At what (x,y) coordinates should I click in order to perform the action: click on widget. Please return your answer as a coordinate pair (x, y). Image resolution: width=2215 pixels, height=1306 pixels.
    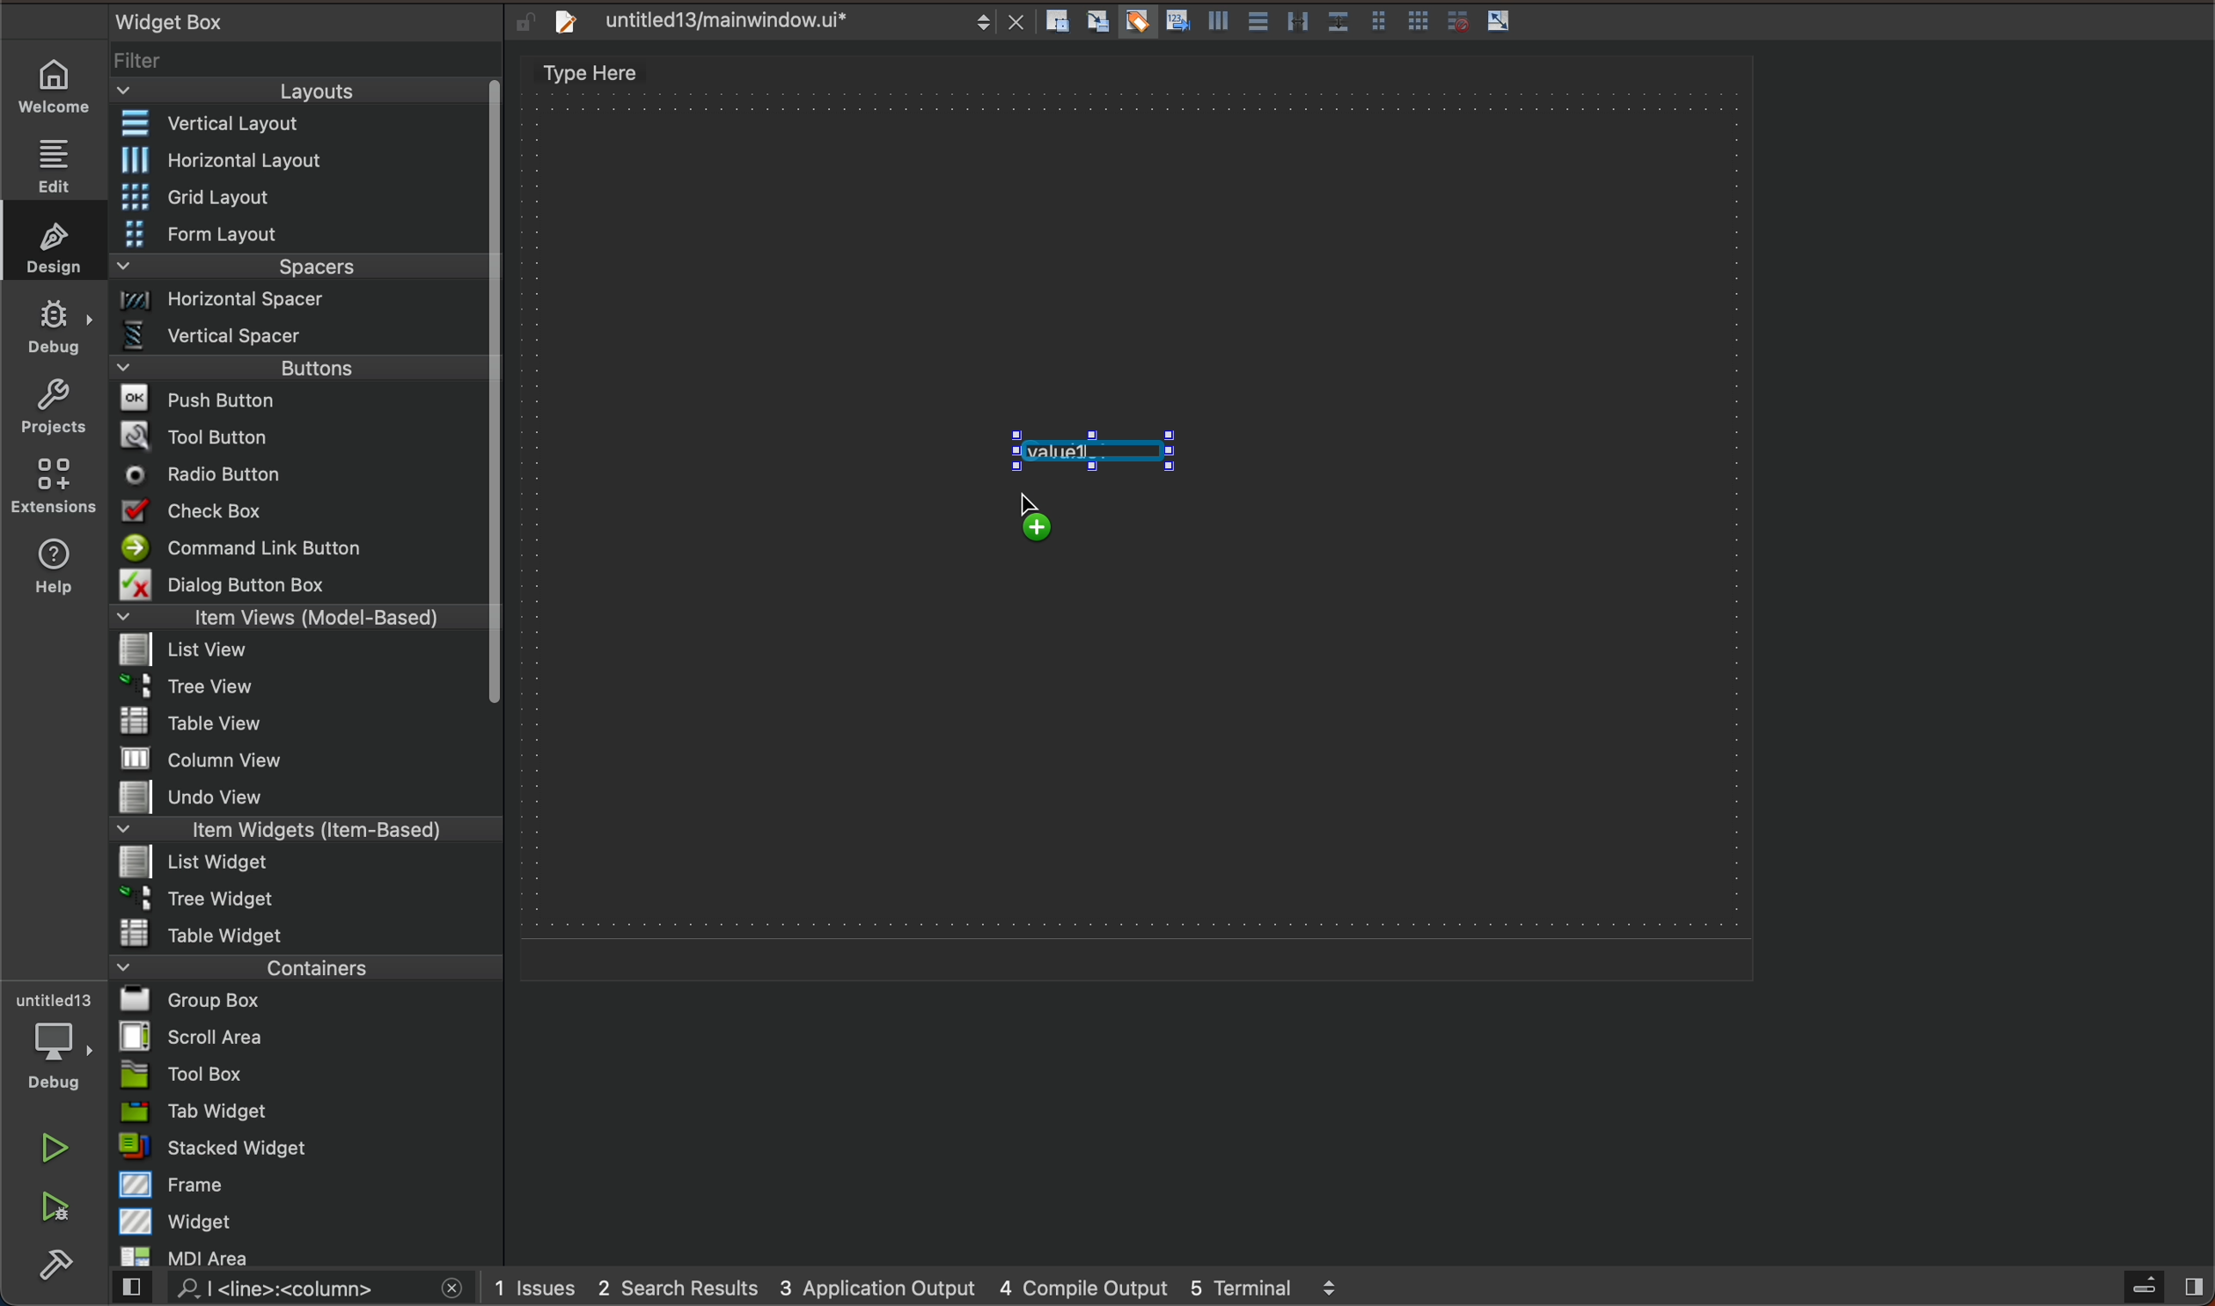
    Looking at the image, I should click on (310, 1221).